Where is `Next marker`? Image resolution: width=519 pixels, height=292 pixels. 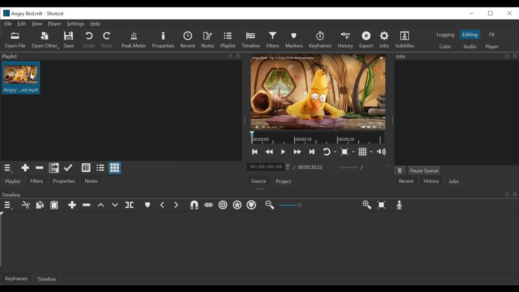 Next marker is located at coordinates (177, 205).